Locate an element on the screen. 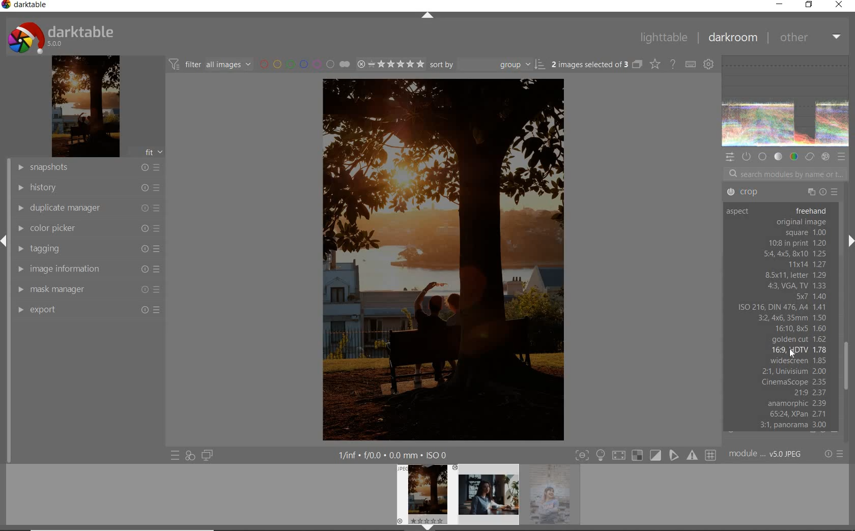 The height and width of the screenshot is (531, 855). sort is located at coordinates (488, 65).